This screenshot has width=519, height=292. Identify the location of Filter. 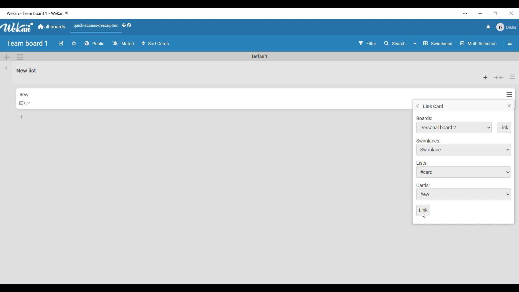
(368, 43).